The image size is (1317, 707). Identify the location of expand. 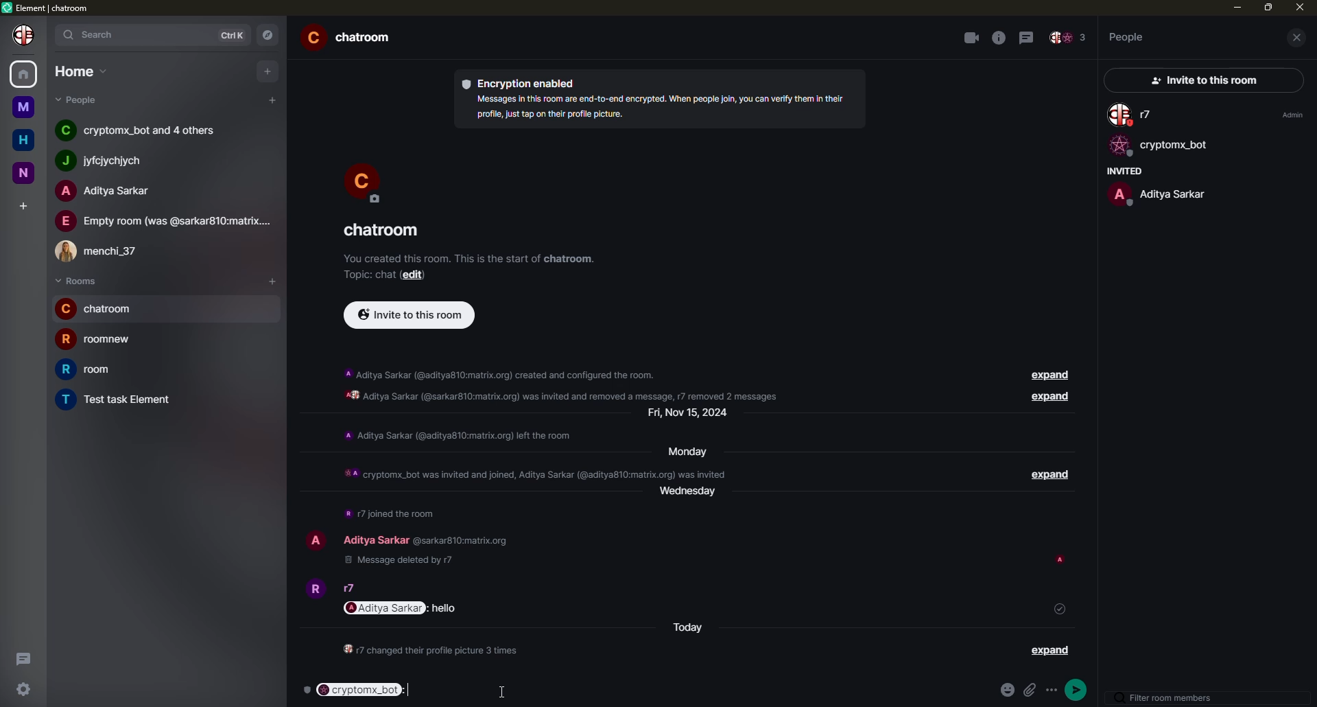
(1051, 650).